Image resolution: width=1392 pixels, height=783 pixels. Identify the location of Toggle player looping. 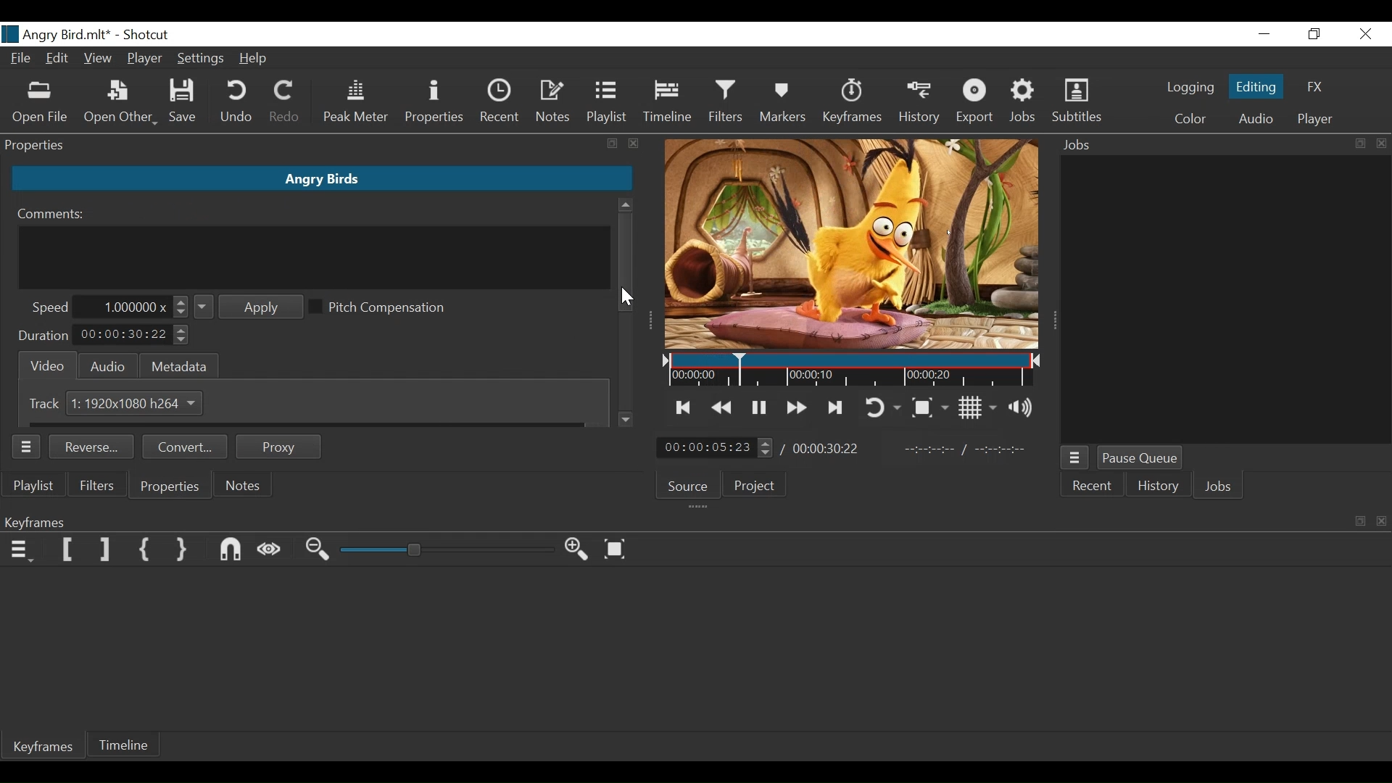
(885, 407).